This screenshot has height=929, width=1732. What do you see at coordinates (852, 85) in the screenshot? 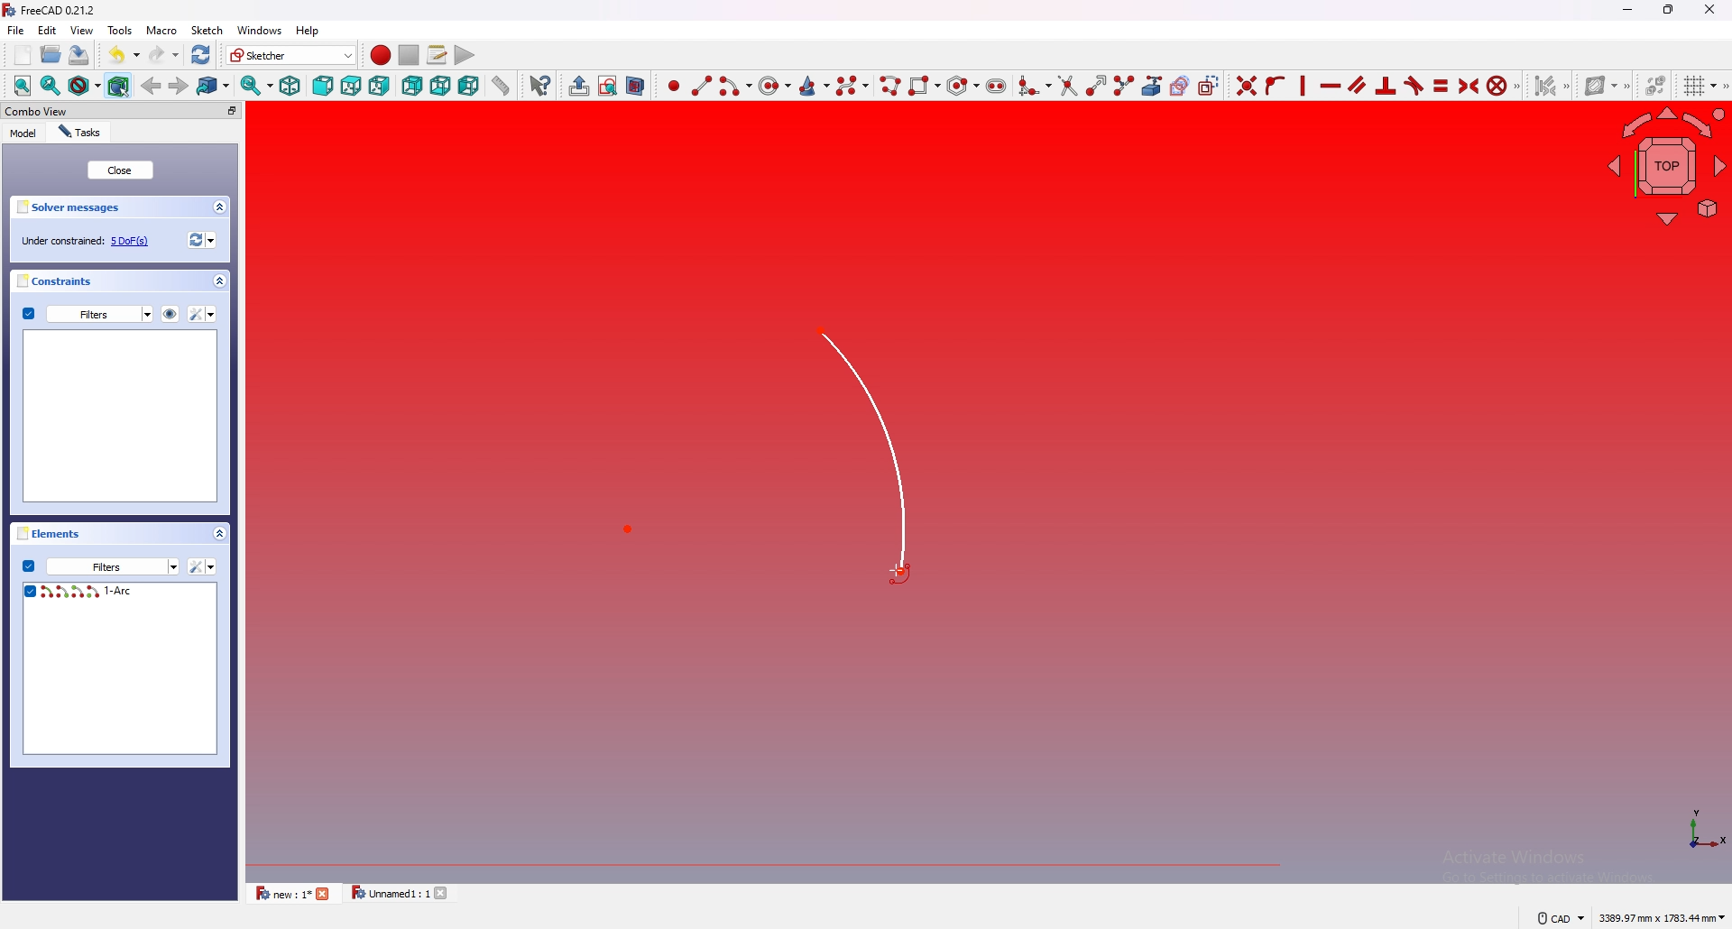
I see `create b spline` at bounding box center [852, 85].